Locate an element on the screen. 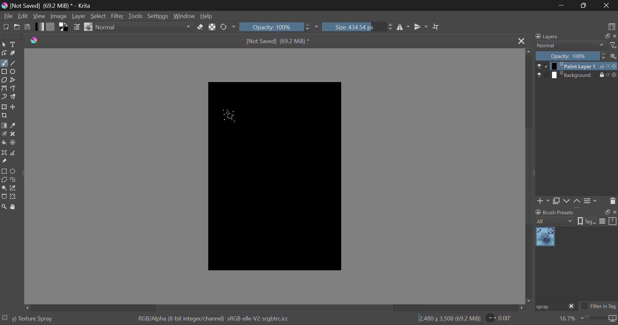 This screenshot has height=325, width=618. more is located at coordinates (613, 56).